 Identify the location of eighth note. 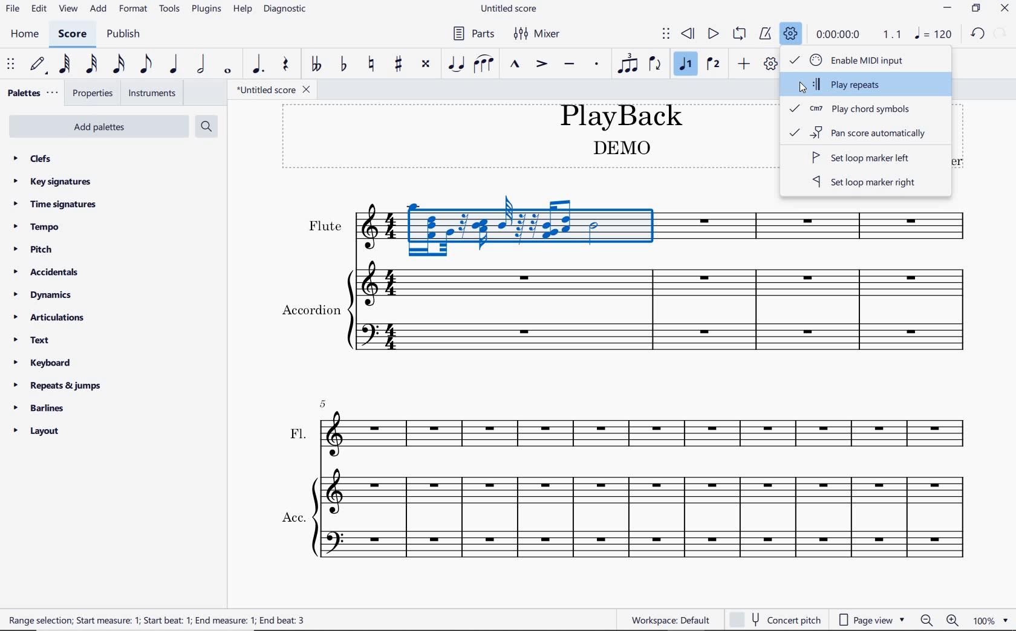
(145, 65).